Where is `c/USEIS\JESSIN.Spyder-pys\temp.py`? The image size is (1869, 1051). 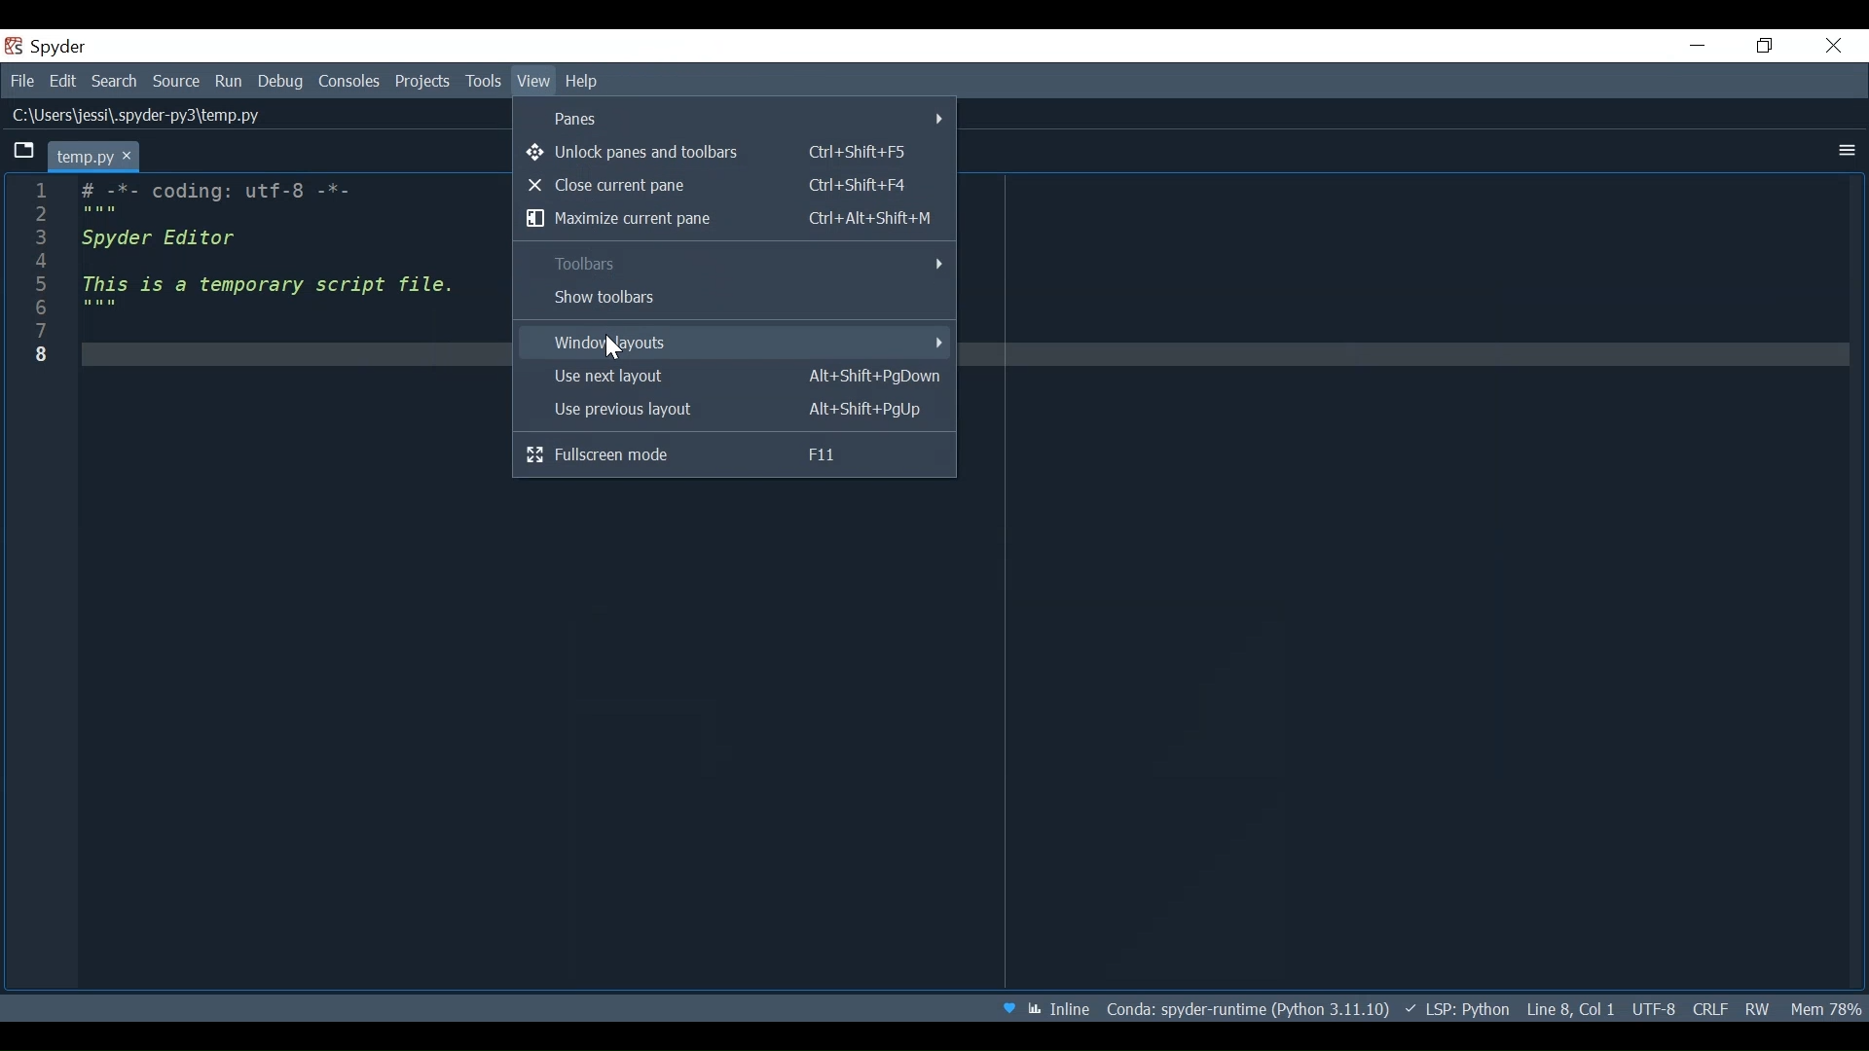
c/USEIS\JESSIN.Spyder-pys\temp.py is located at coordinates (147, 116).